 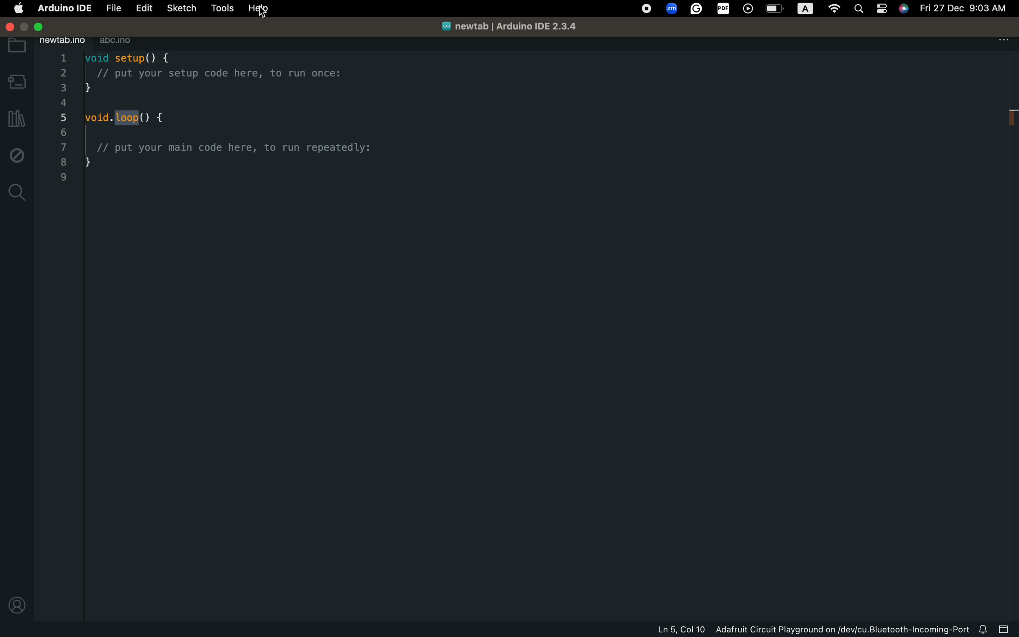 I want to click on help, so click(x=261, y=10).